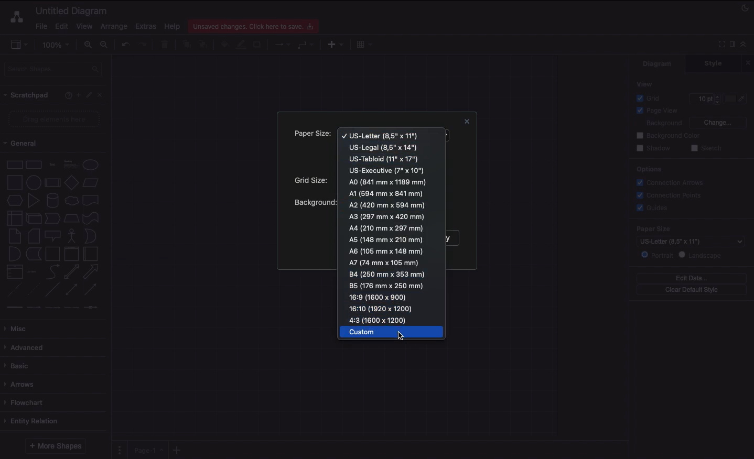 This screenshot has height=459, width=754. I want to click on Square, so click(14, 182).